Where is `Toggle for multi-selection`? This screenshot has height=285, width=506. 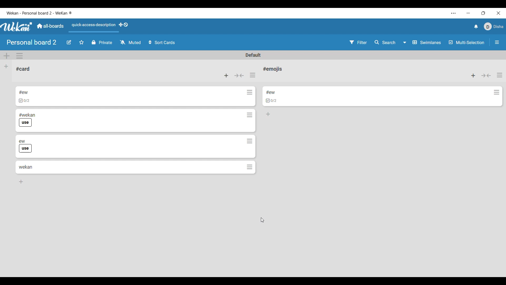
Toggle for multi-selection is located at coordinates (466, 42).